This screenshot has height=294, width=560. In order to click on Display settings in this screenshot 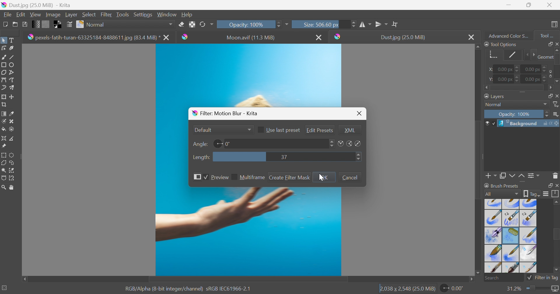, I will do `click(546, 194)`.